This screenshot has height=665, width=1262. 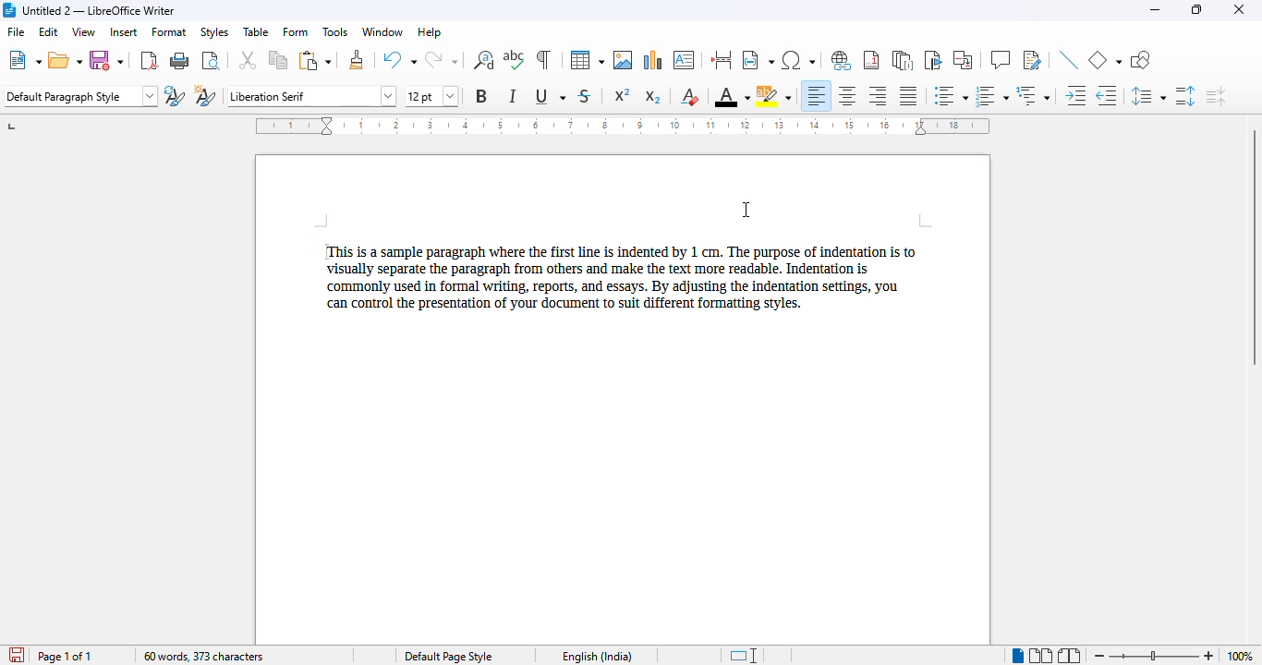 What do you see at coordinates (83, 31) in the screenshot?
I see `view` at bounding box center [83, 31].